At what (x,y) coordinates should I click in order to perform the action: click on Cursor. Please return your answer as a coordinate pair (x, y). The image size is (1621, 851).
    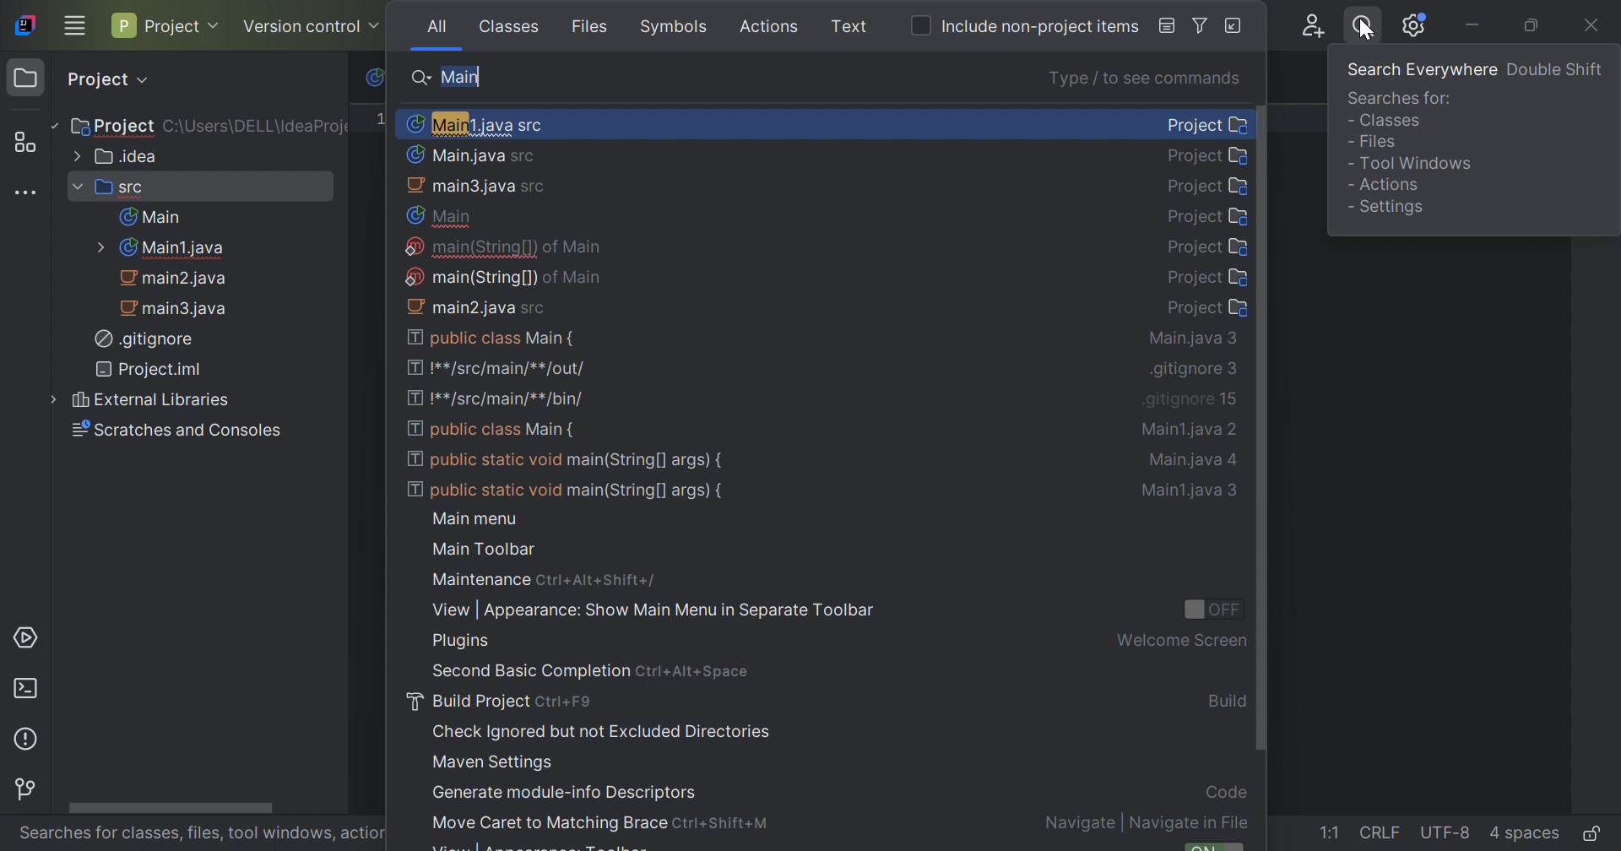
    Looking at the image, I should click on (1367, 33).